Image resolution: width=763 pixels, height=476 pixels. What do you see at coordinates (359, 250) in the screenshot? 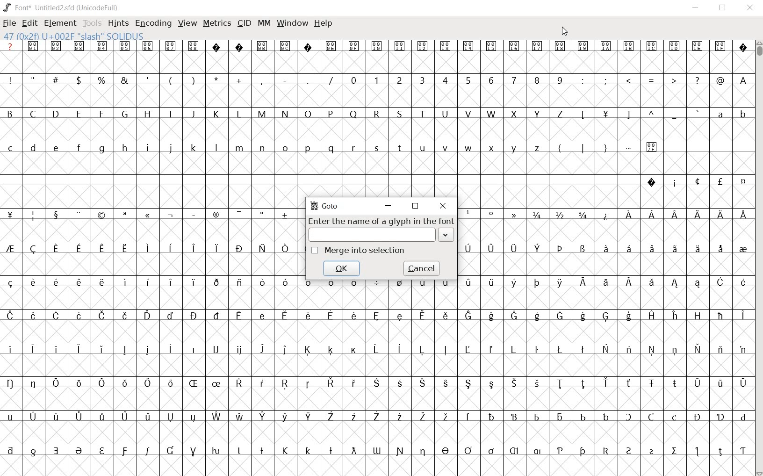
I see `Merge into selection` at bounding box center [359, 250].